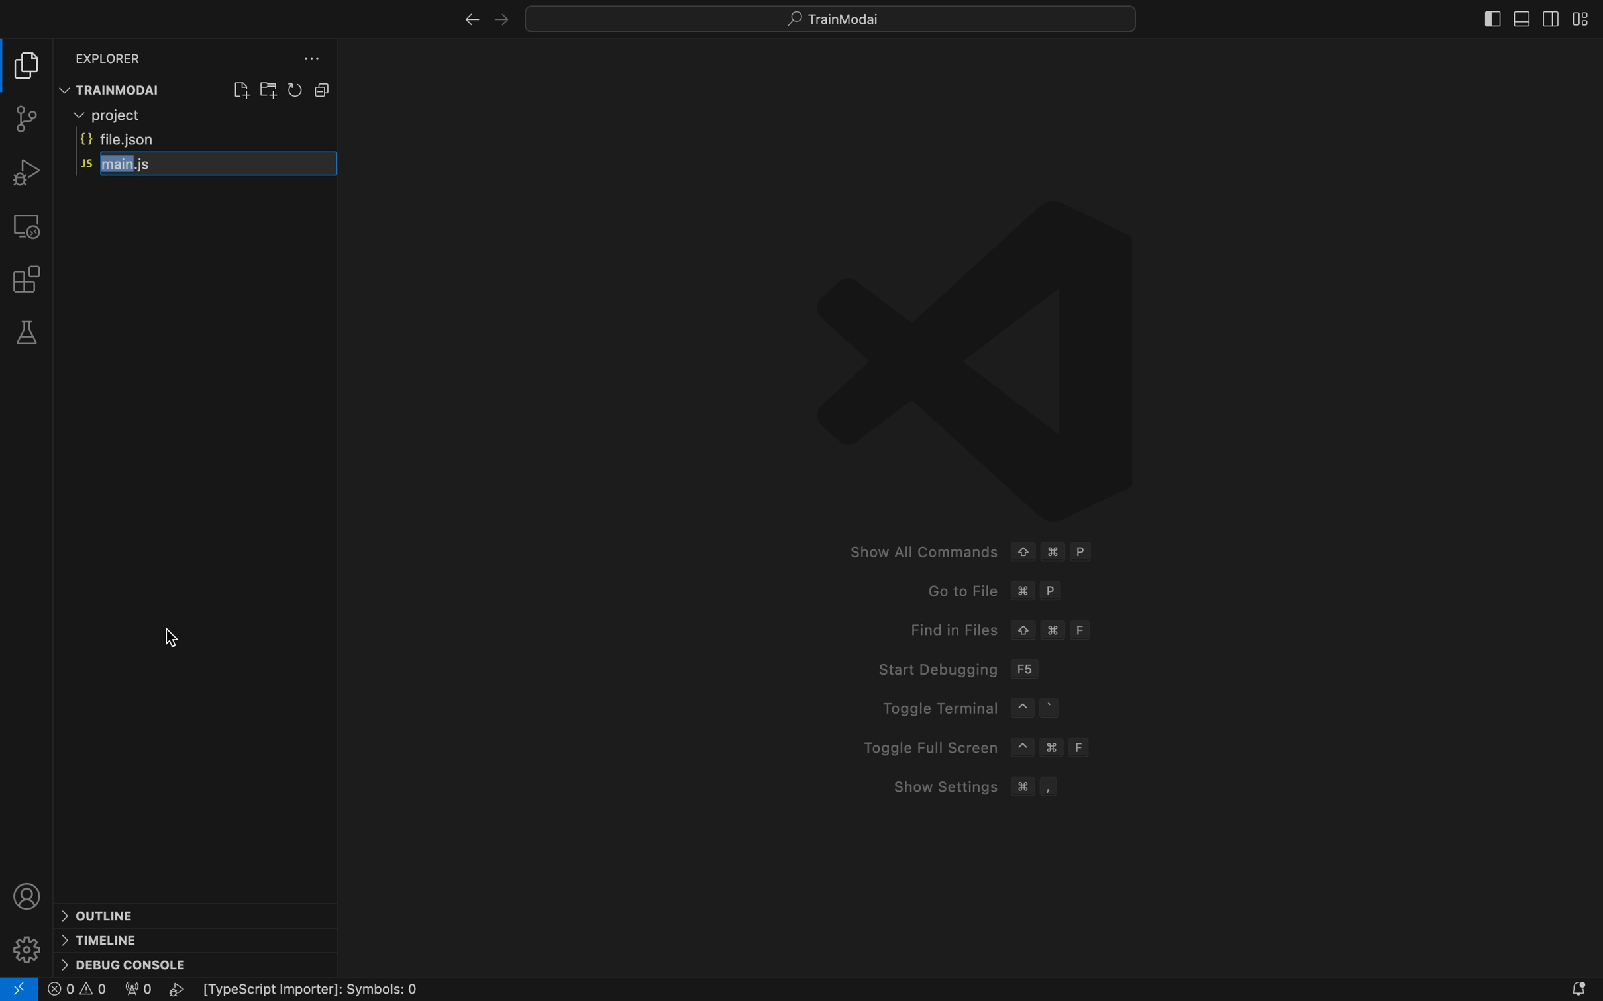 The width and height of the screenshot is (1603, 1001). Describe the element at coordinates (201, 117) in the screenshot. I see `Project` at that location.